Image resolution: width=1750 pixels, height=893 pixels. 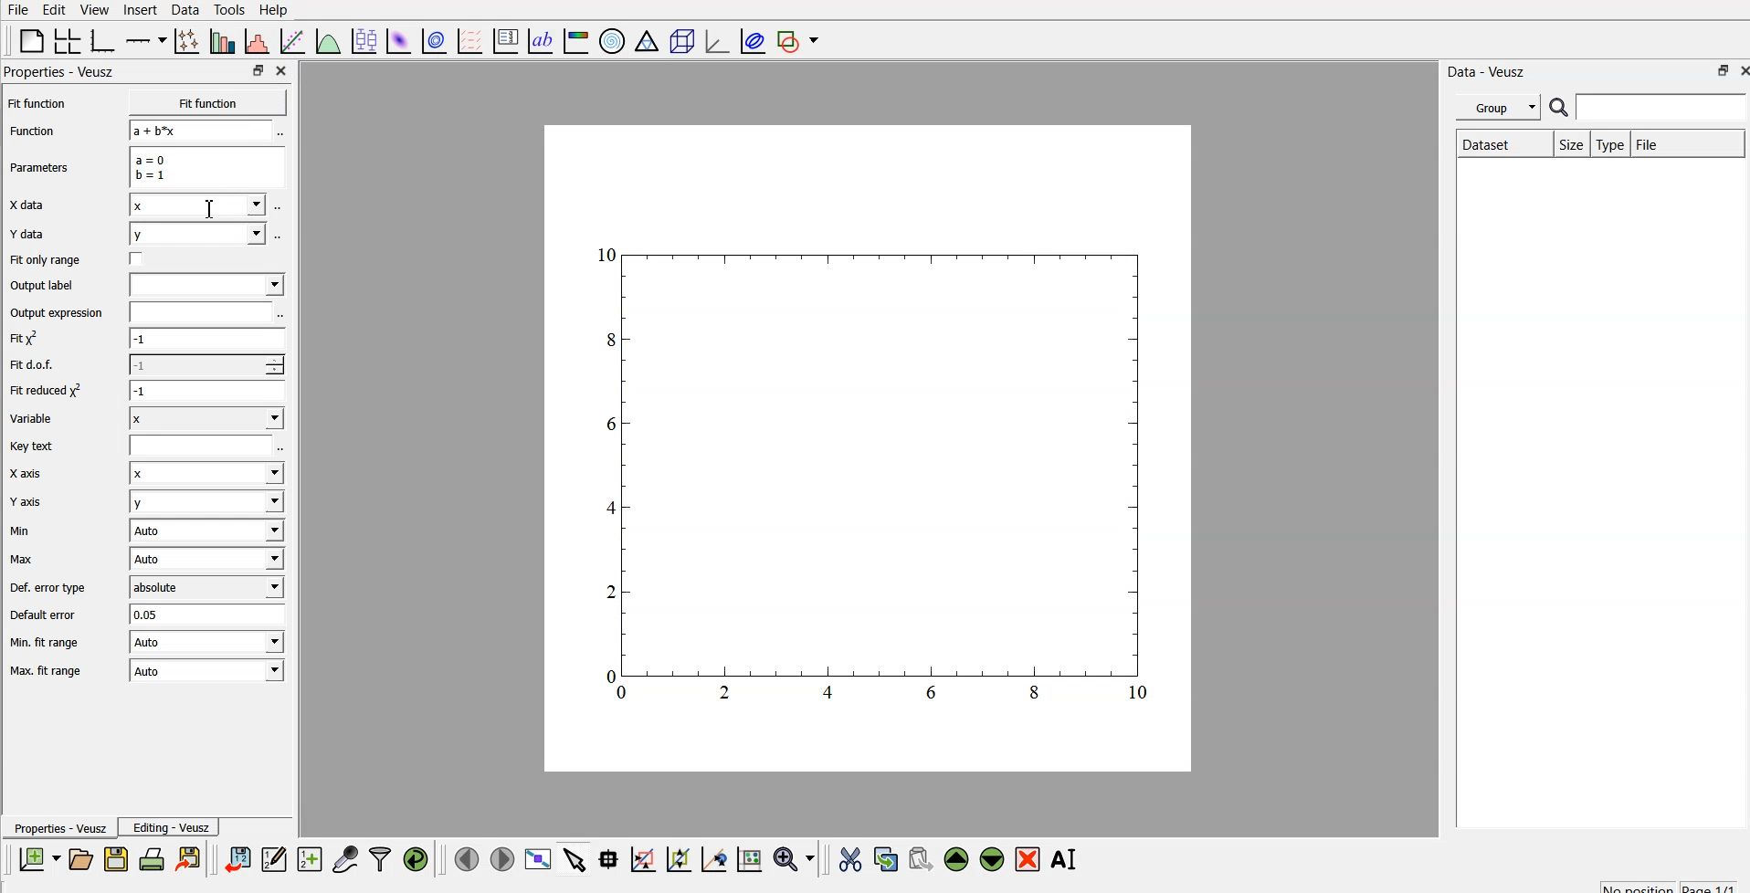 What do you see at coordinates (31, 860) in the screenshot?
I see `new document` at bounding box center [31, 860].